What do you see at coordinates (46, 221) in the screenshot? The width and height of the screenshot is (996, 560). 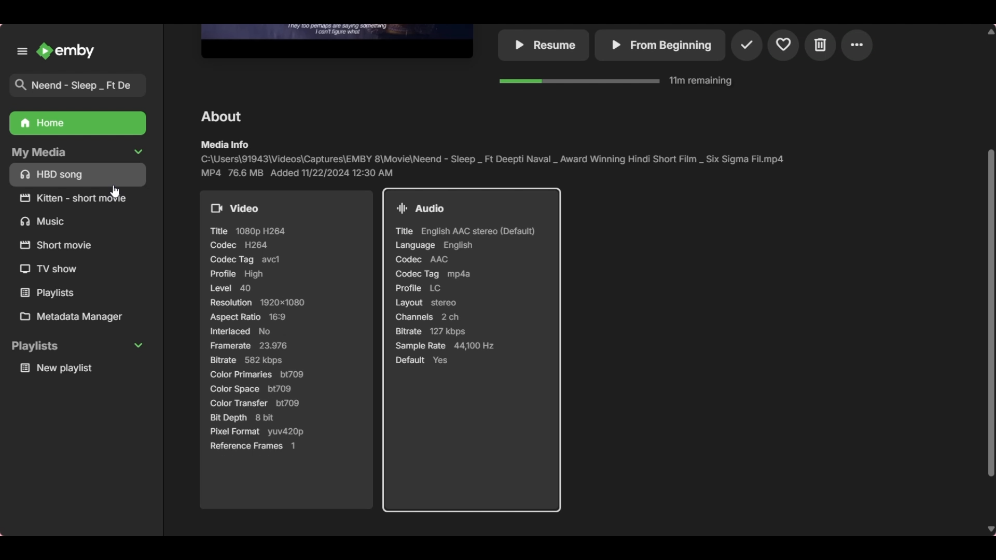 I see `` at bounding box center [46, 221].